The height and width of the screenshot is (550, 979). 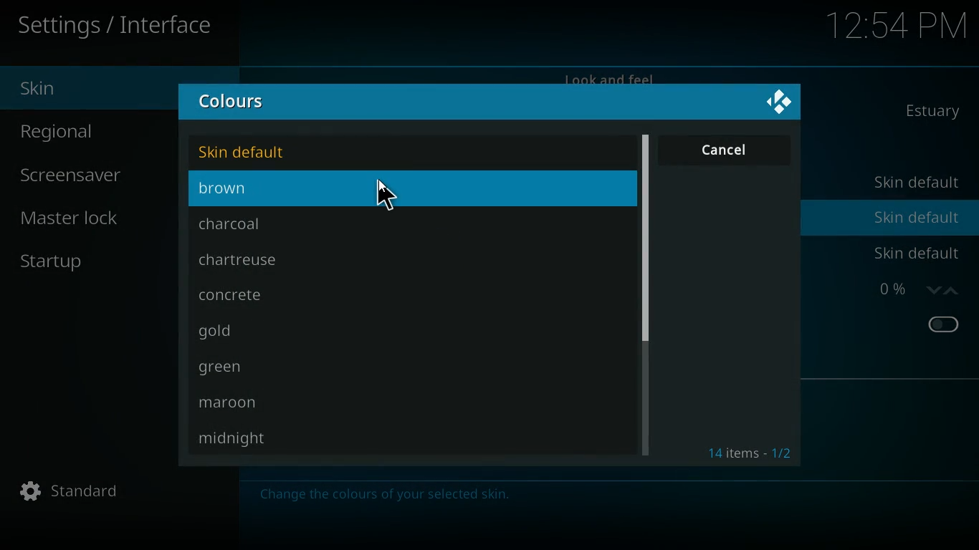 What do you see at coordinates (943, 324) in the screenshot?
I see `off` at bounding box center [943, 324].